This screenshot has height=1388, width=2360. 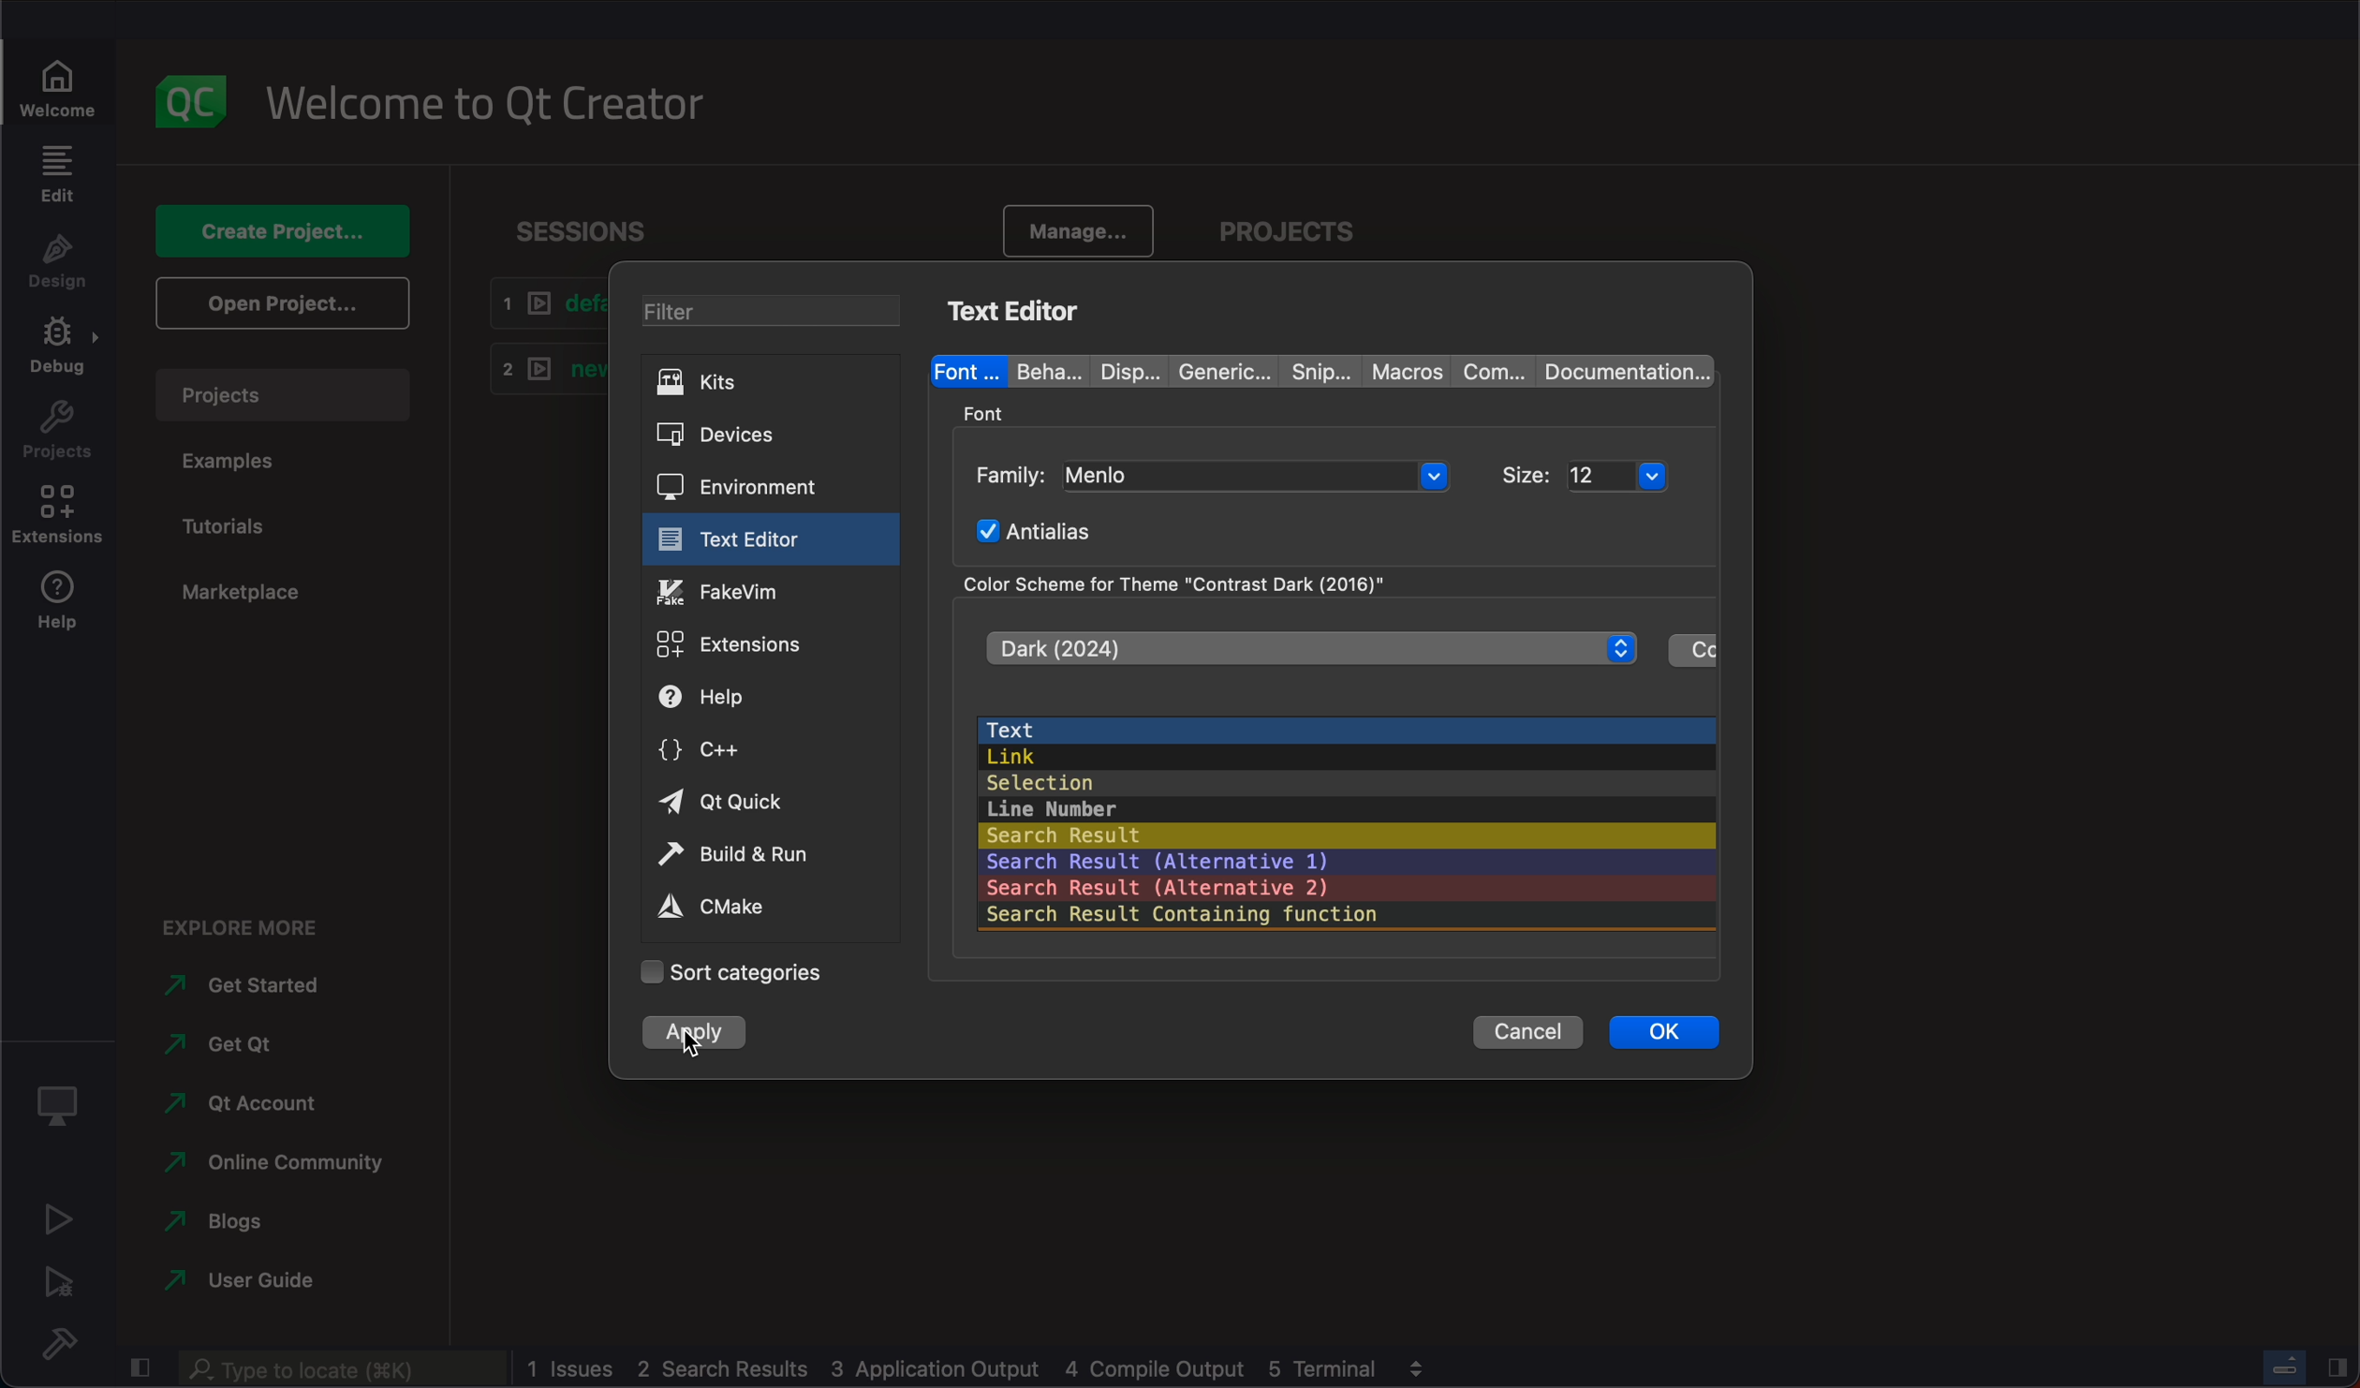 What do you see at coordinates (248, 929) in the screenshot?
I see `explore more` at bounding box center [248, 929].